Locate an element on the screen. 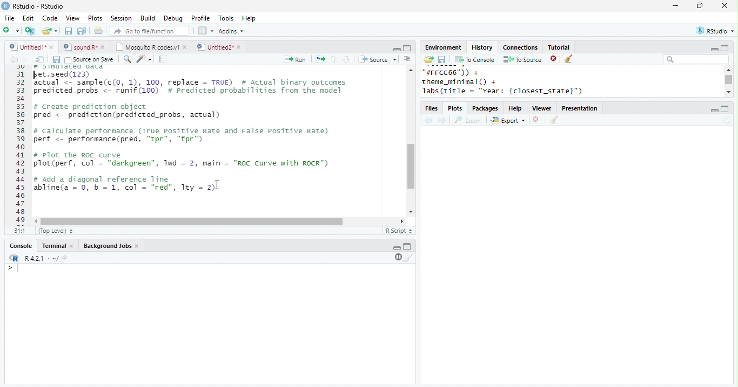  line numbering is located at coordinates (22, 145).